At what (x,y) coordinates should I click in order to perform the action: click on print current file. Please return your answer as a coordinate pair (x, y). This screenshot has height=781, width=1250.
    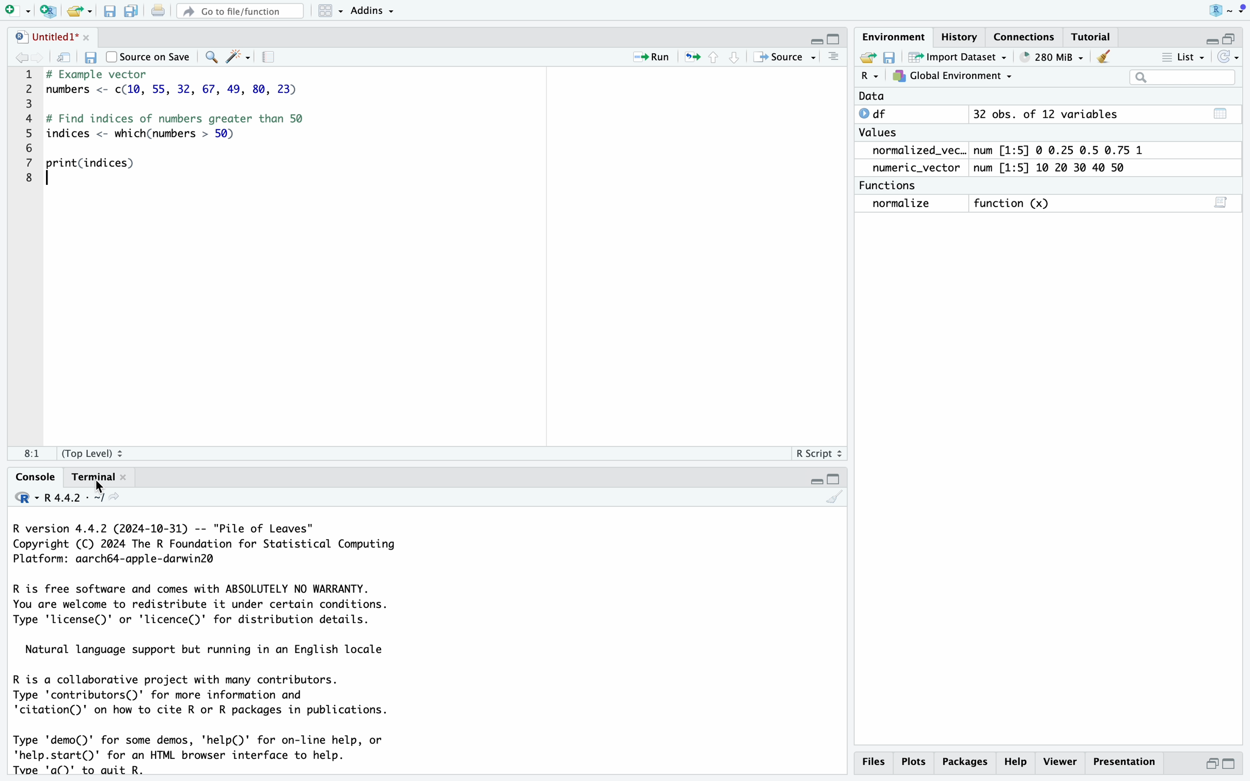
    Looking at the image, I should click on (158, 11).